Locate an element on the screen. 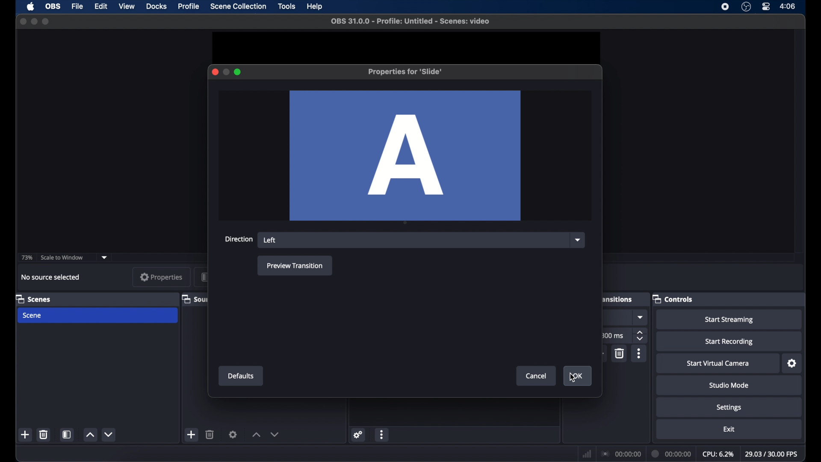 The width and height of the screenshot is (821, 462). edit is located at coordinates (100, 6).